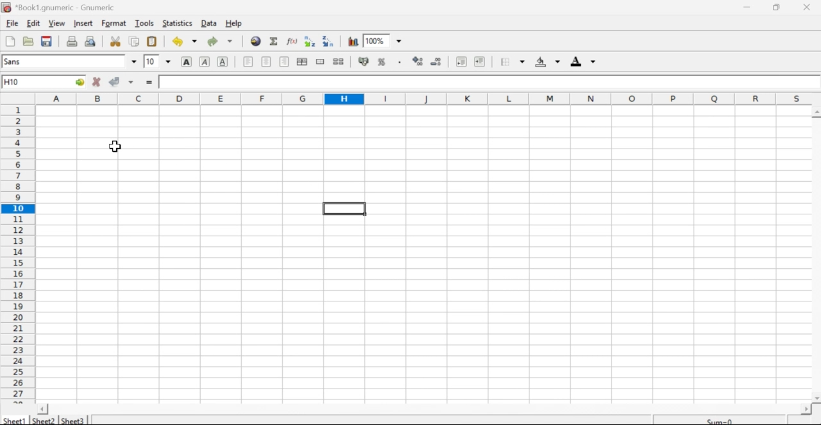 The image size is (821, 425). What do you see at coordinates (91, 40) in the screenshot?
I see `Preview file` at bounding box center [91, 40].